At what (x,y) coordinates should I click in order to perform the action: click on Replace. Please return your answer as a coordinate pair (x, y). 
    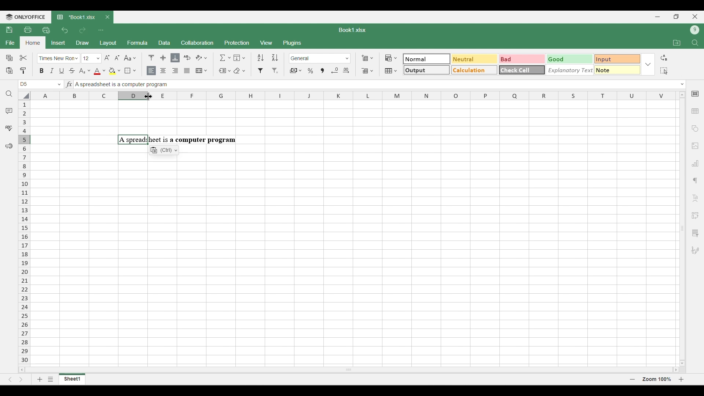
    Looking at the image, I should click on (664, 58).